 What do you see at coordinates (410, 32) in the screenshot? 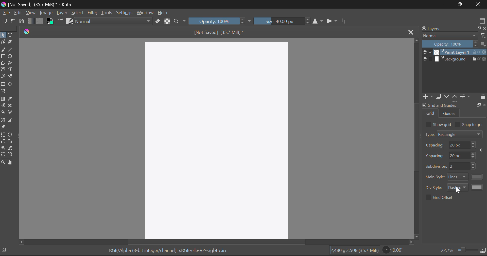
I see `Close` at bounding box center [410, 32].